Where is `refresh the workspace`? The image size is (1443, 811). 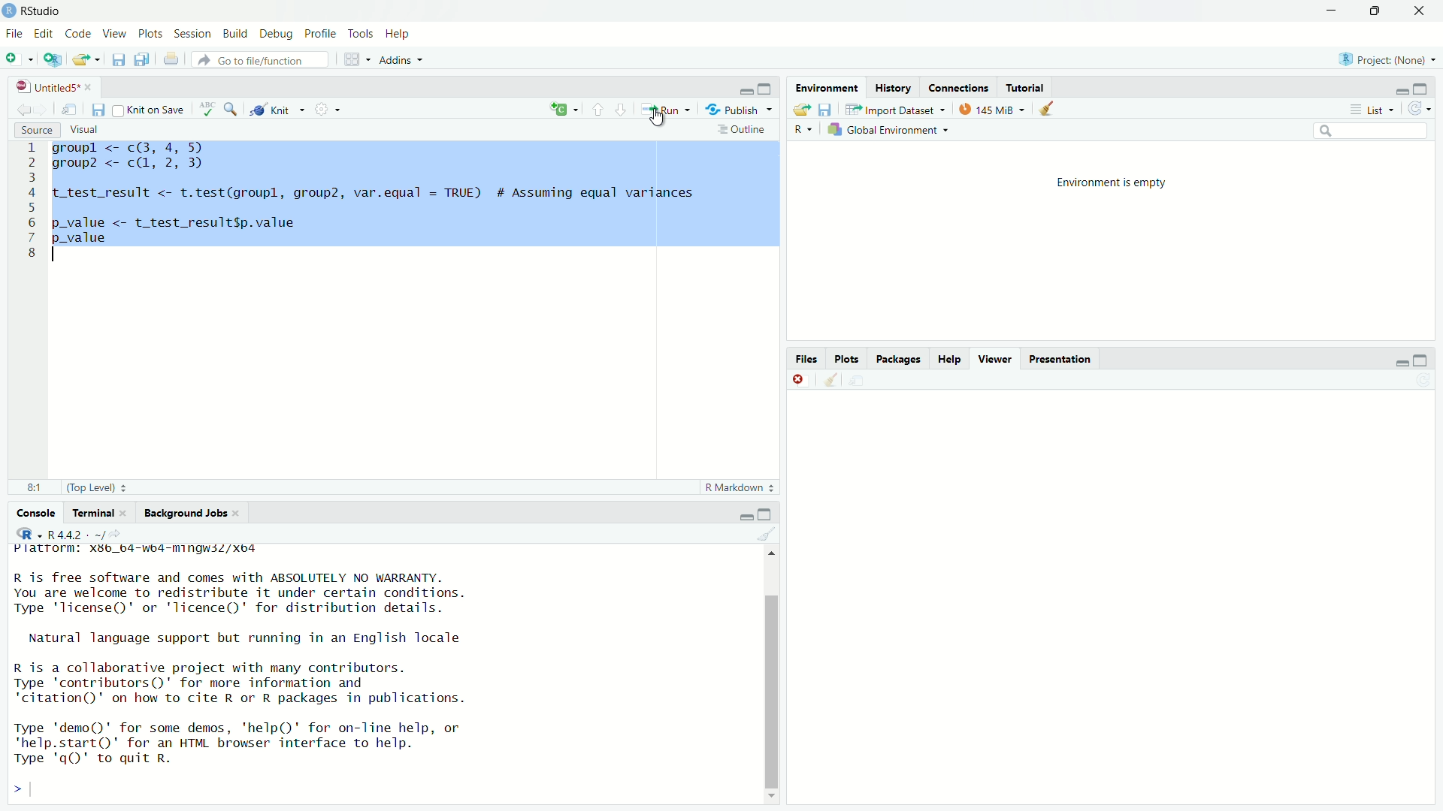
refresh the workspace is located at coordinates (1420, 109).